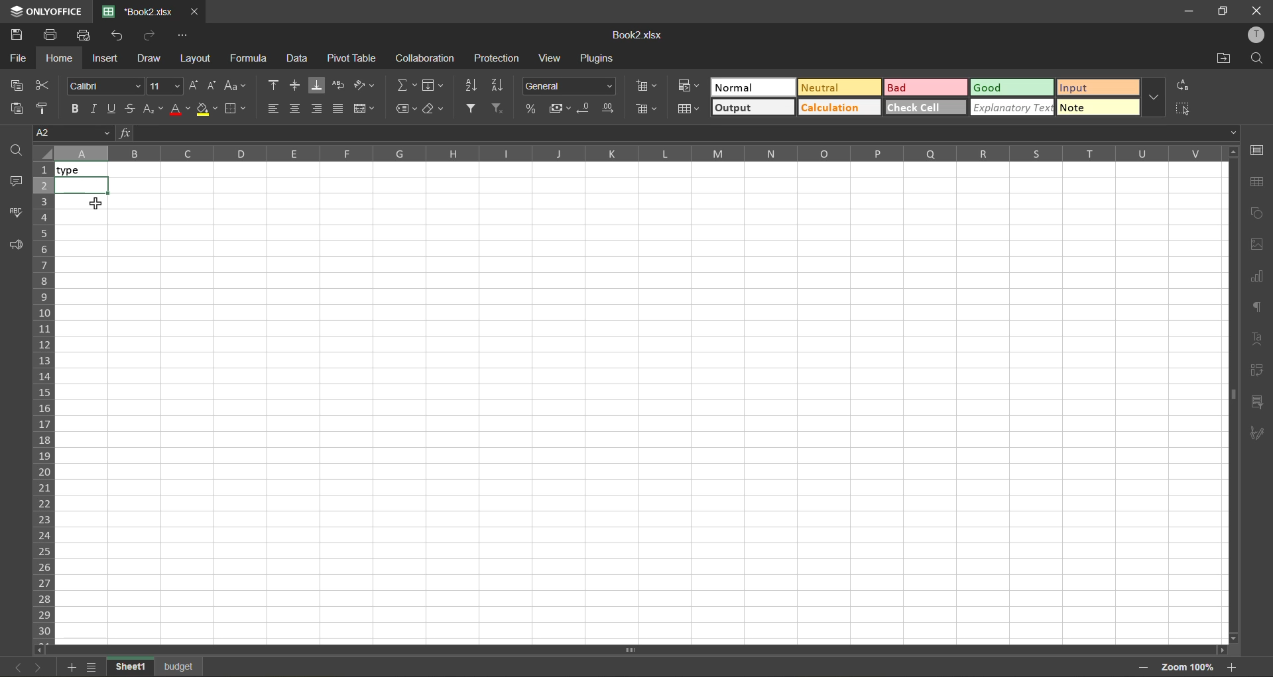  I want to click on sub/superscript, so click(154, 109).